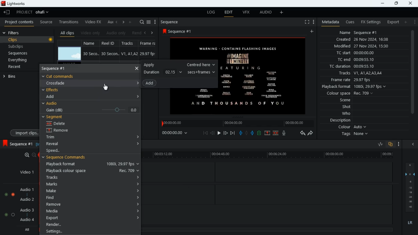 This screenshot has width=418, height=235. Describe the element at coordinates (92, 171) in the screenshot. I see `playback colour space` at that location.